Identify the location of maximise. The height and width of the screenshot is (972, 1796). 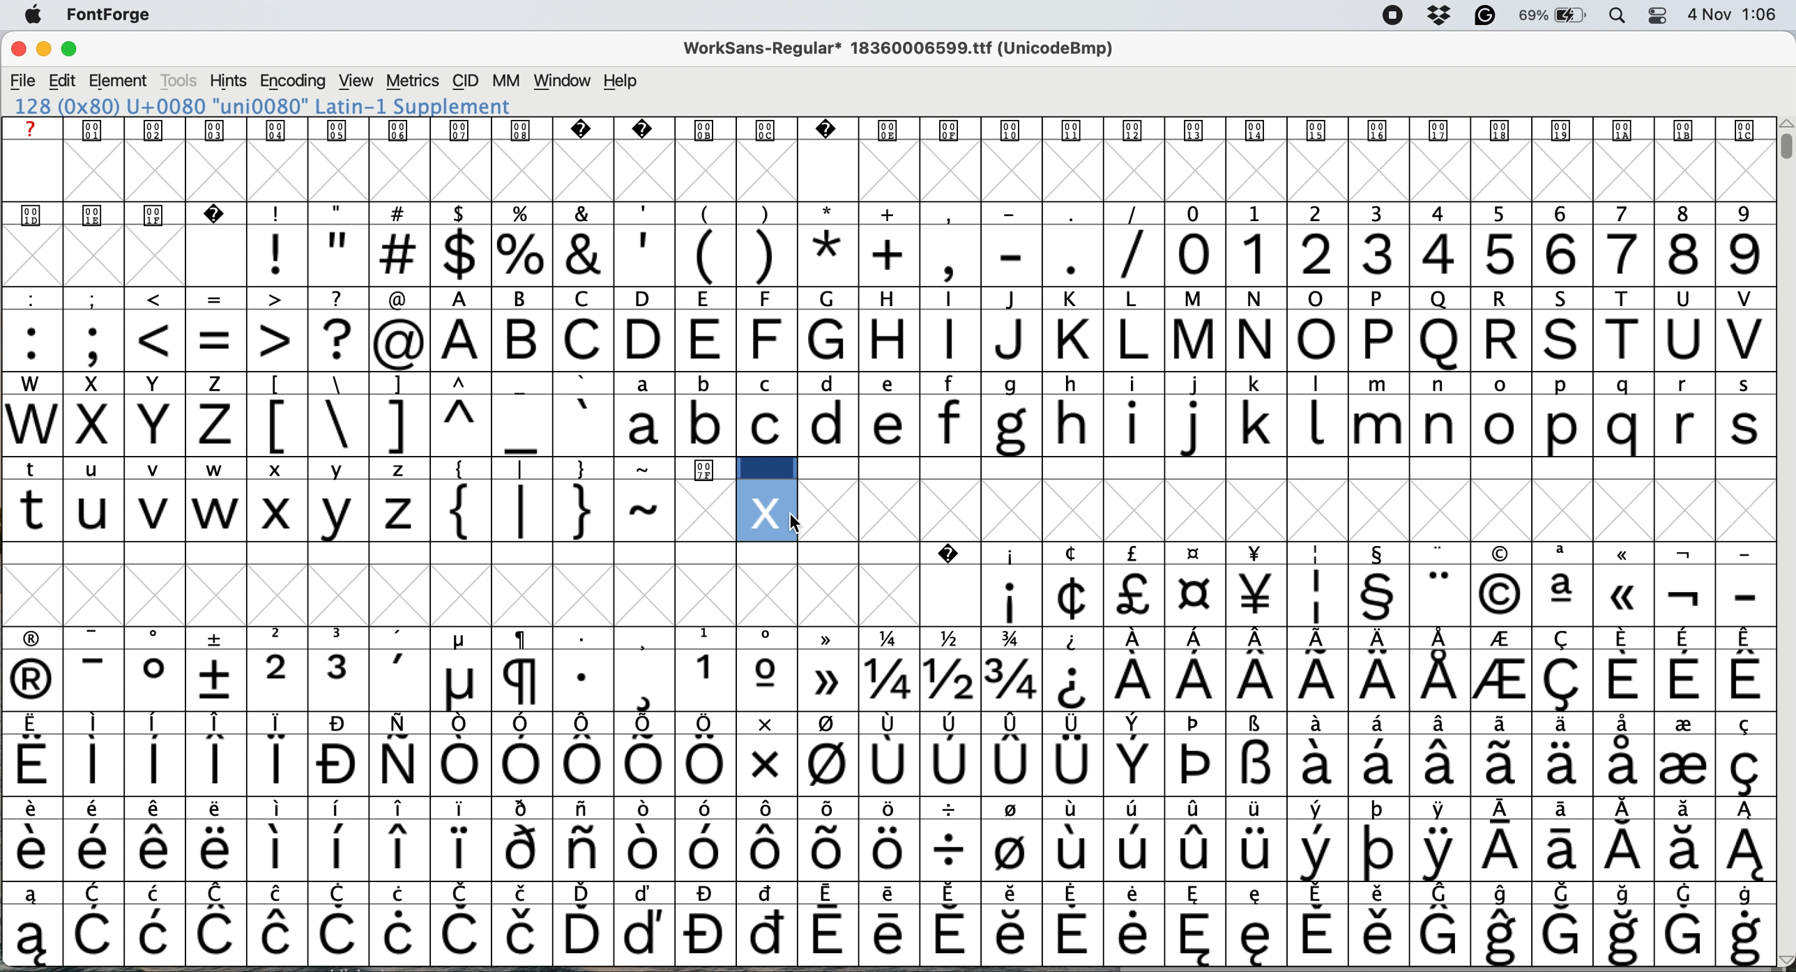
(77, 52).